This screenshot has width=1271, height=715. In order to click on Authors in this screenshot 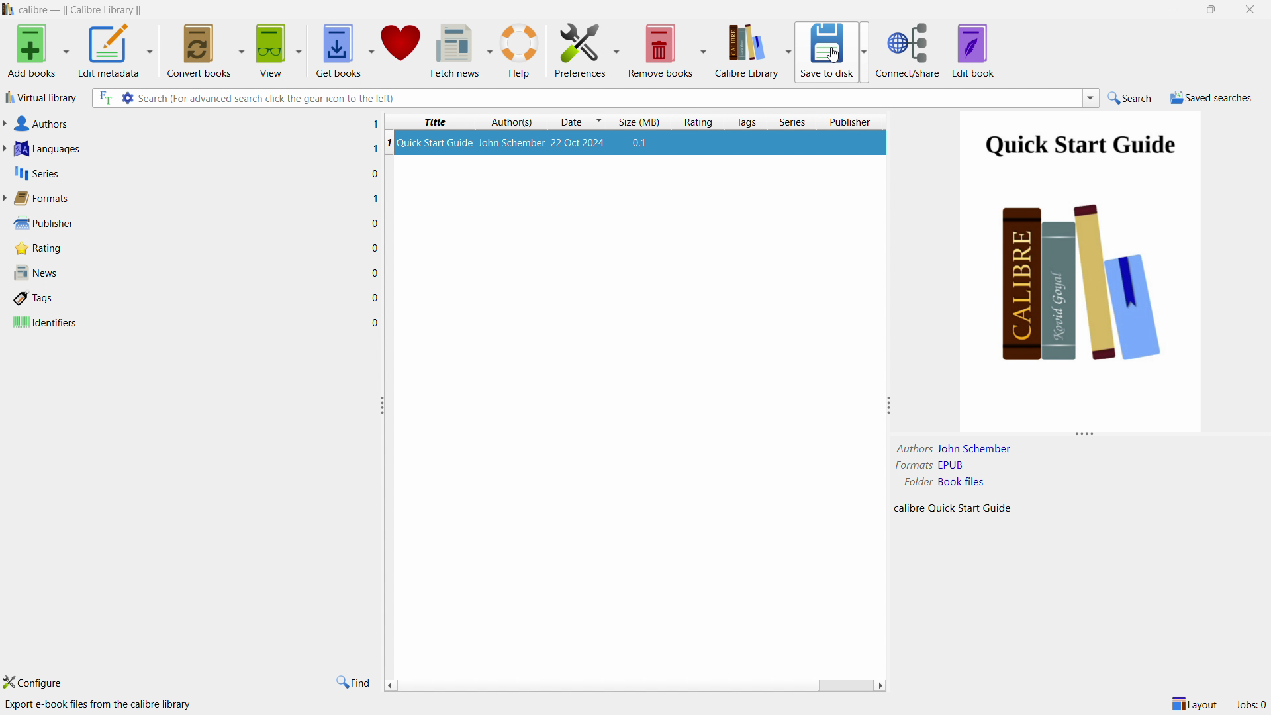, I will do `click(41, 124)`.